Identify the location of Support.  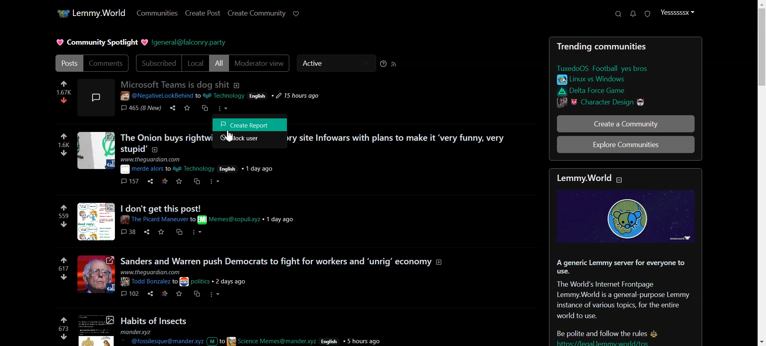
(618, 14).